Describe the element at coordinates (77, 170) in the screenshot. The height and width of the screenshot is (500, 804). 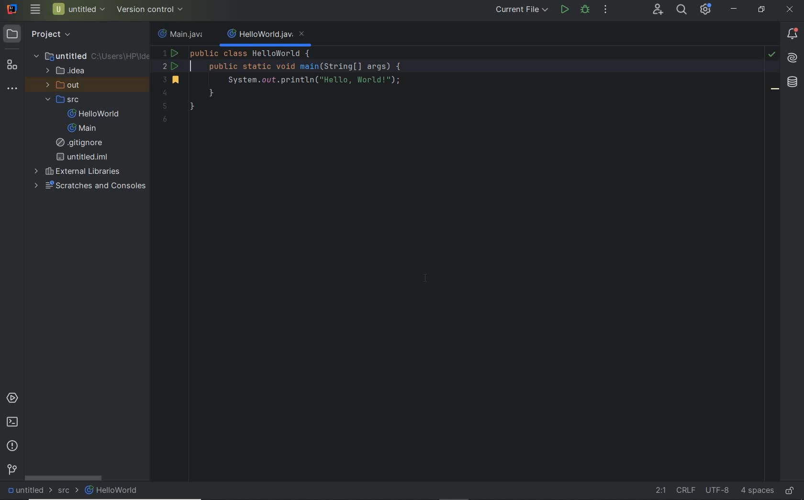
I see `external Libraries` at that location.